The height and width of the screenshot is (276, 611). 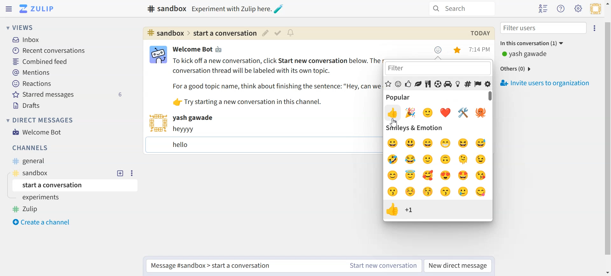 I want to click on Text, so click(x=165, y=9).